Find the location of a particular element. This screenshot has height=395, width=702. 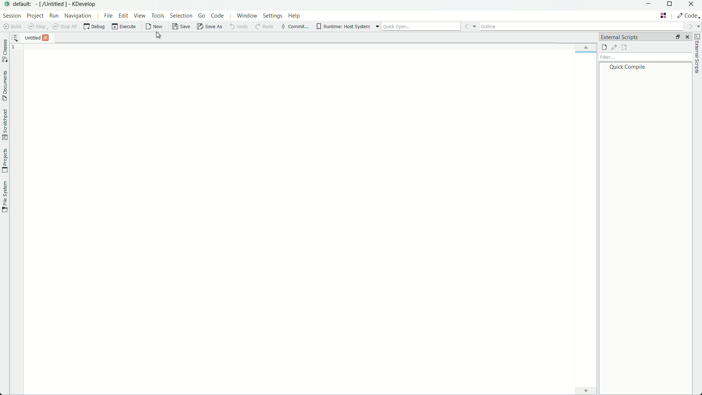

undo is located at coordinates (238, 26).